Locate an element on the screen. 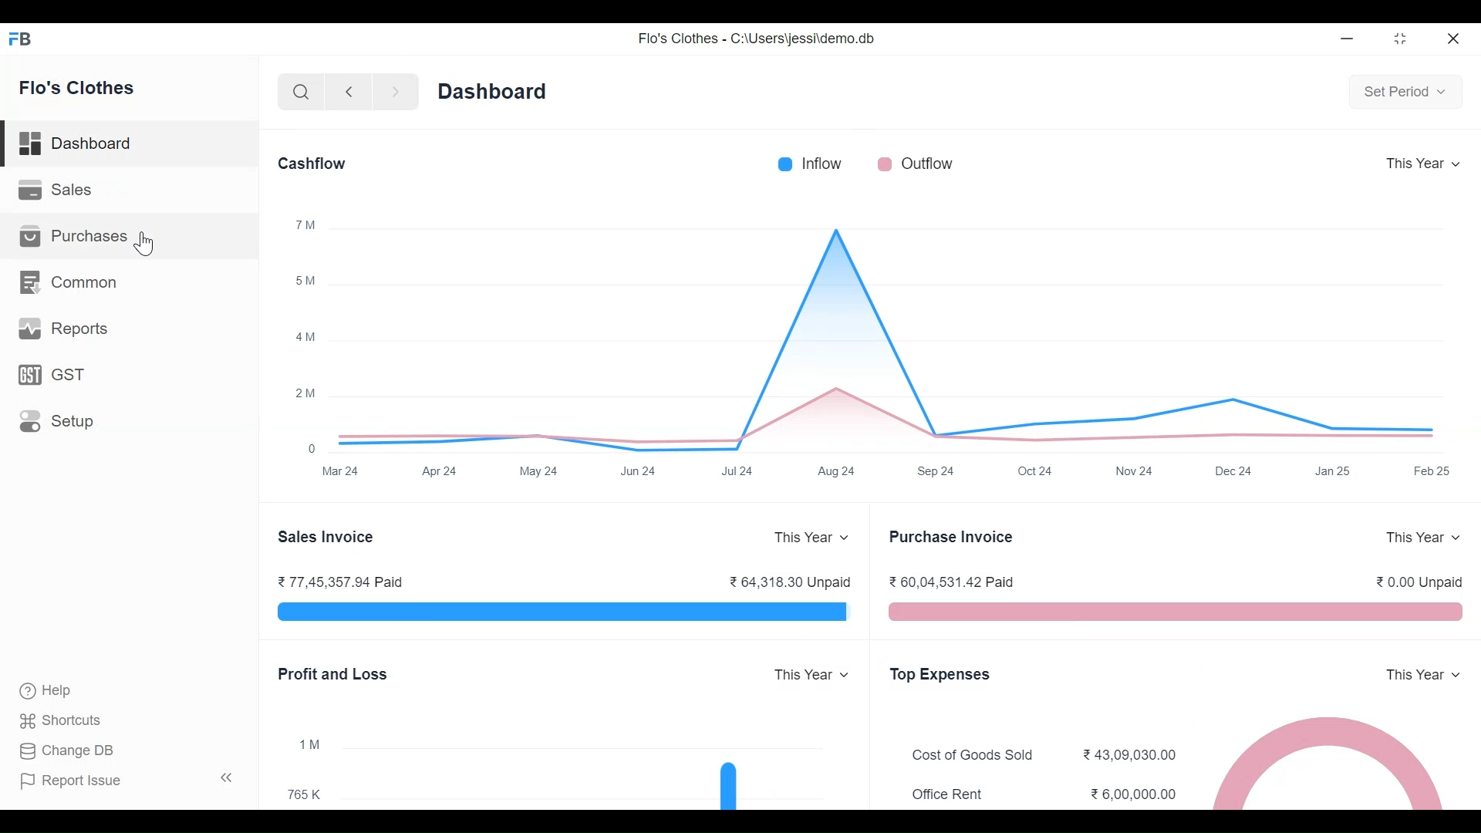  2M is located at coordinates (305, 393).